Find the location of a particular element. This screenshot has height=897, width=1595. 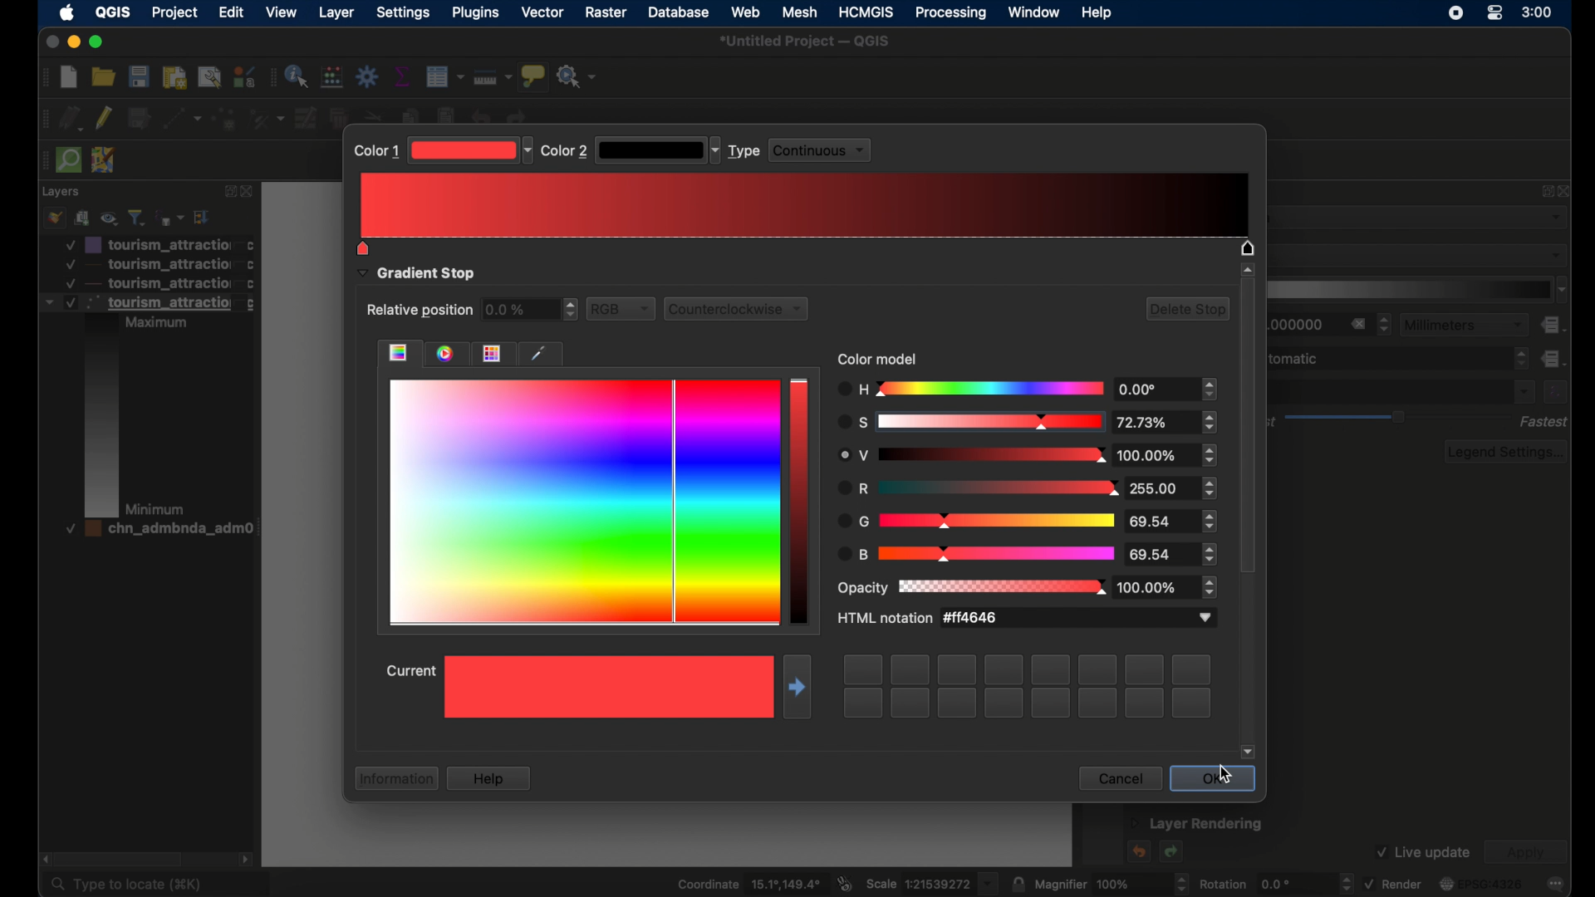

add group is located at coordinates (82, 218).